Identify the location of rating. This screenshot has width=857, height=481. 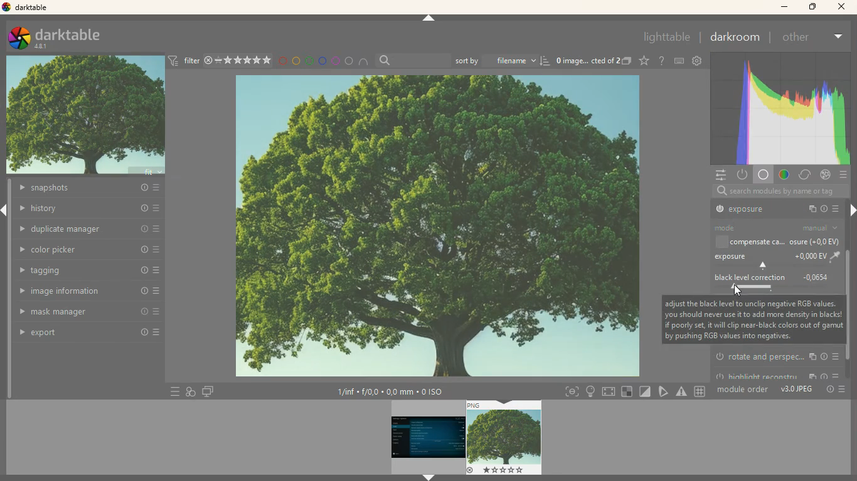
(243, 60).